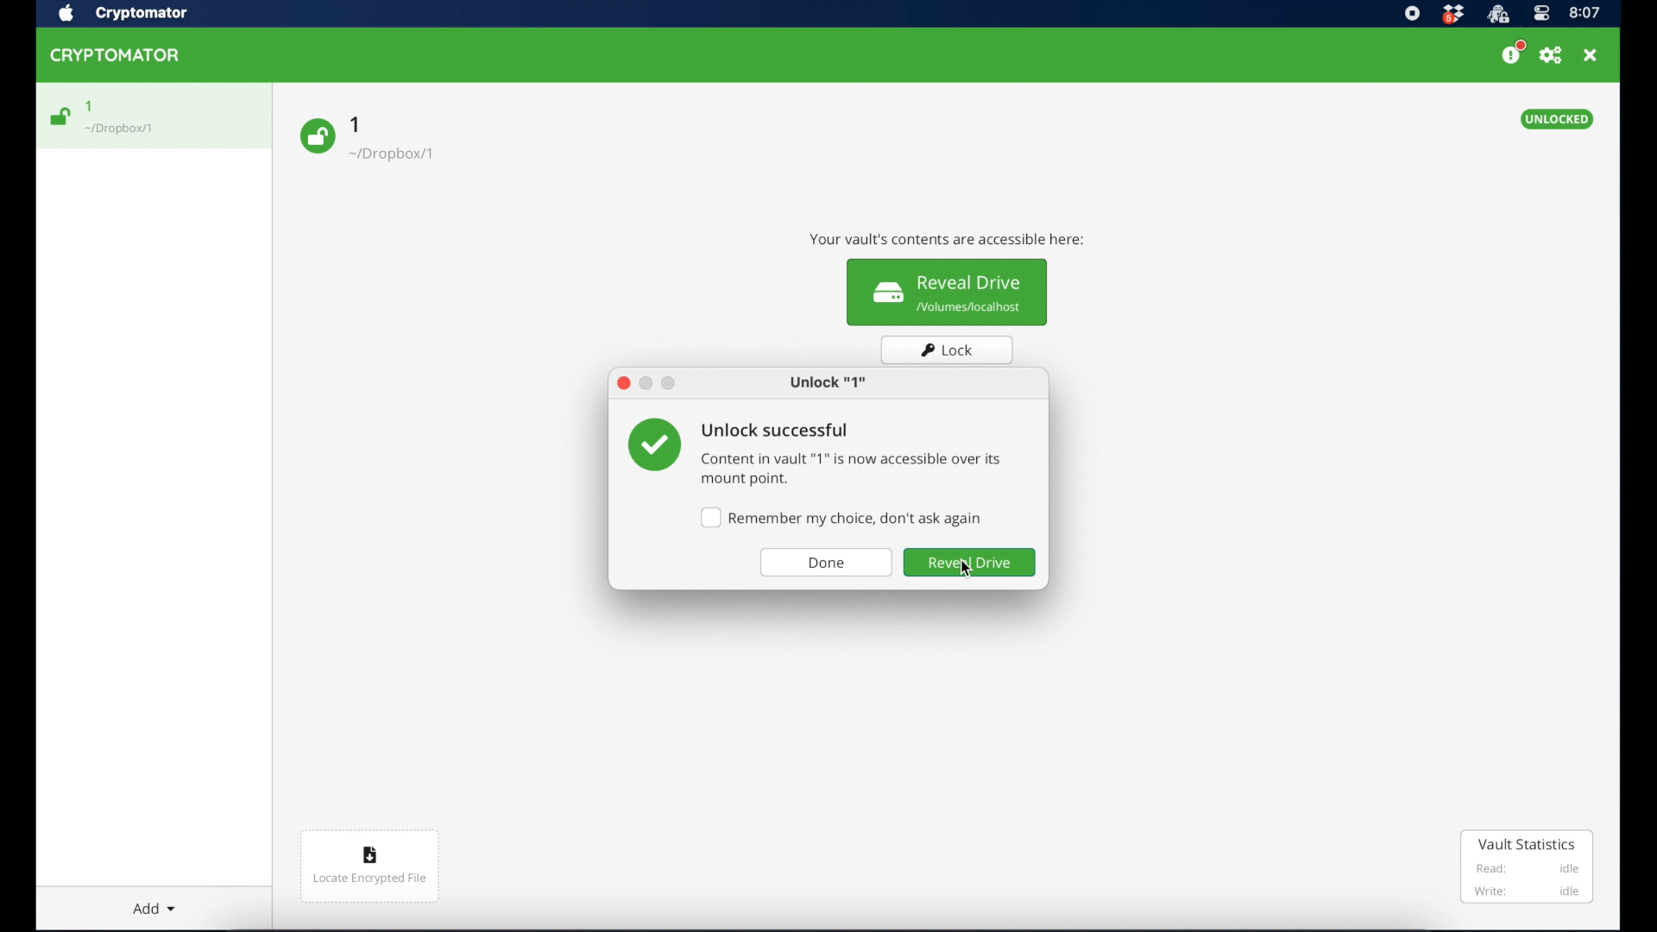  Describe the element at coordinates (123, 58) in the screenshot. I see `CRYPTOMATOR` at that location.